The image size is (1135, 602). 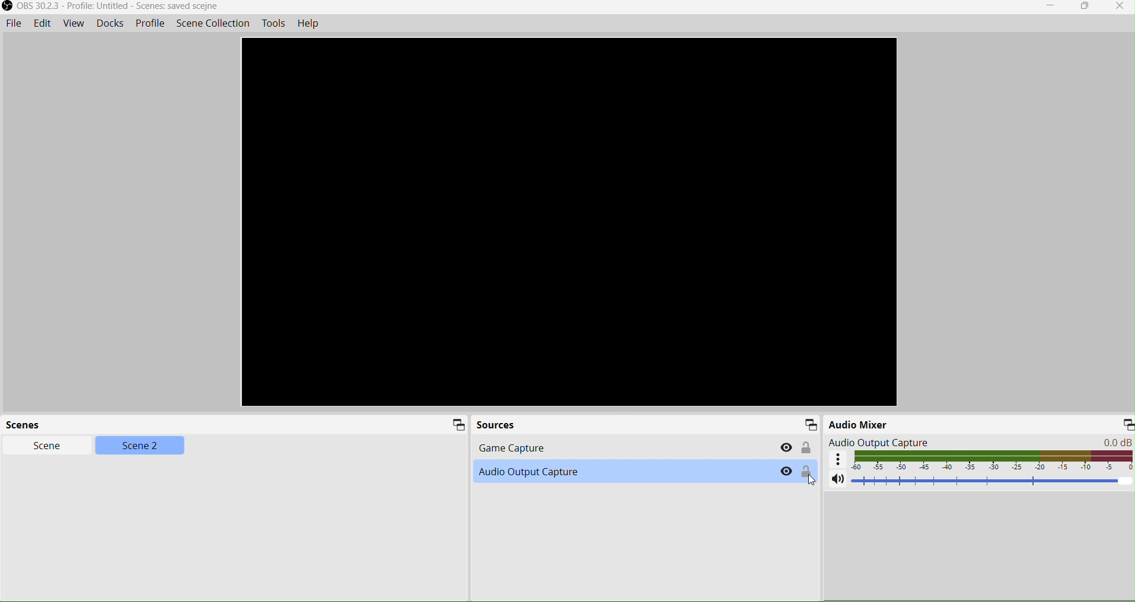 What do you see at coordinates (455, 424) in the screenshot?
I see `Scene icon` at bounding box center [455, 424].